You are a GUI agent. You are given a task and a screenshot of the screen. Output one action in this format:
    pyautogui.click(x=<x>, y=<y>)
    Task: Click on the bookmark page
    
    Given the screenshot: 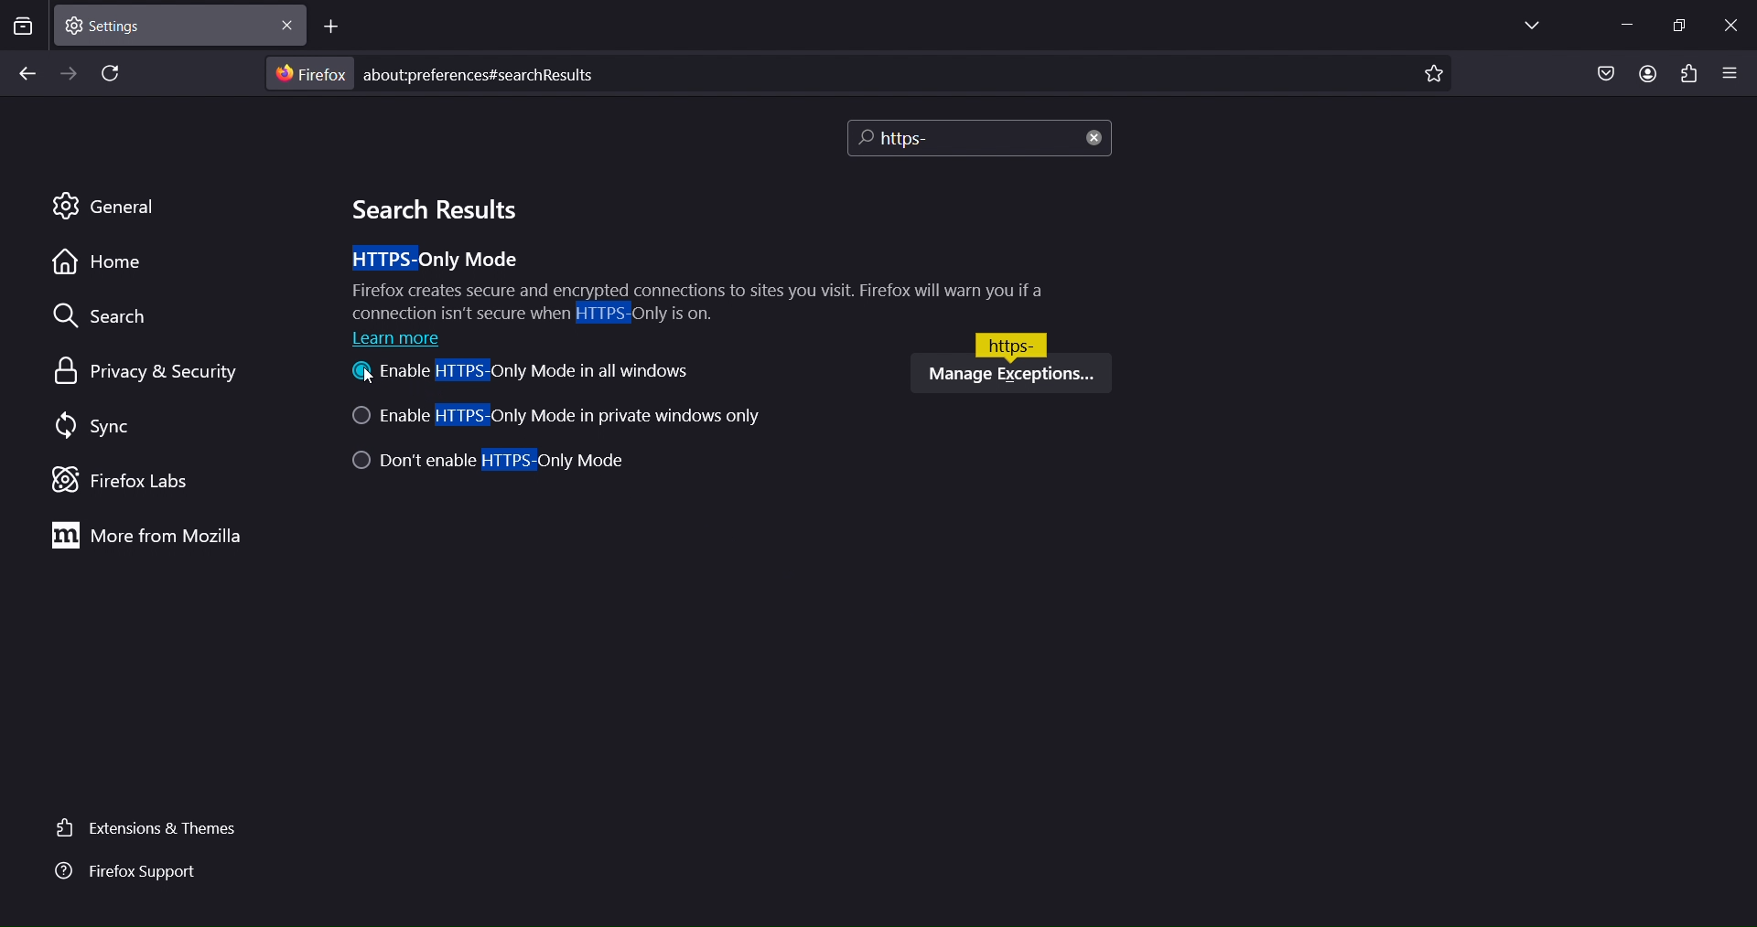 What is the action you would take?
    pyautogui.click(x=1439, y=71)
    